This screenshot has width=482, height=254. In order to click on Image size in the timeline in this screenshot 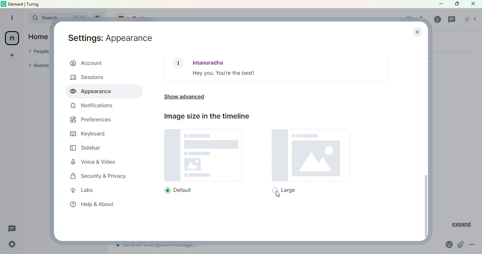, I will do `click(206, 116)`.